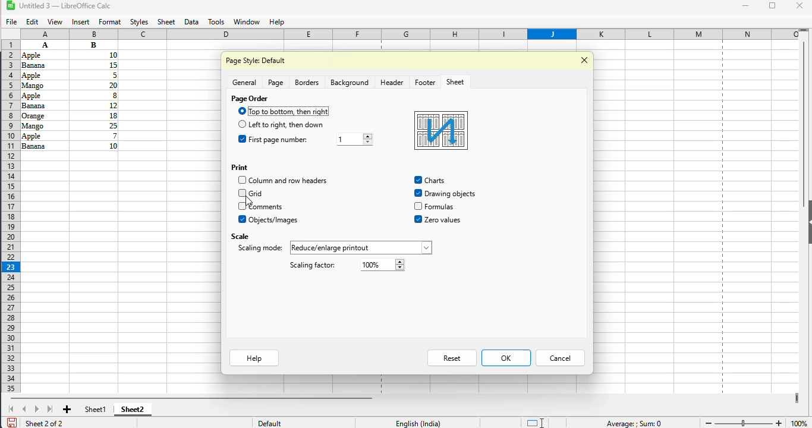 Image resolution: width=812 pixels, height=428 pixels. What do you see at coordinates (744, 422) in the screenshot?
I see `change zoom level` at bounding box center [744, 422].